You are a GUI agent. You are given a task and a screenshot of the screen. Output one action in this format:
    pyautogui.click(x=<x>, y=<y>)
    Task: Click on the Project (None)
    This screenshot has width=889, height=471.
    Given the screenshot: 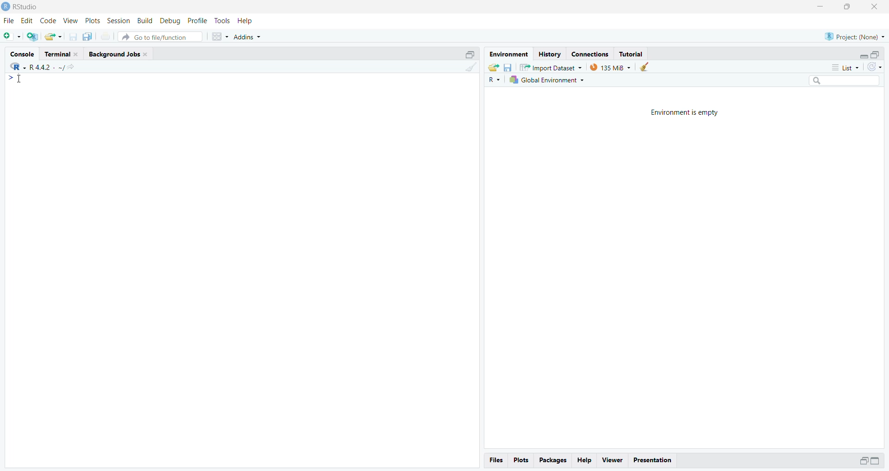 What is the action you would take?
    pyautogui.click(x=856, y=36)
    